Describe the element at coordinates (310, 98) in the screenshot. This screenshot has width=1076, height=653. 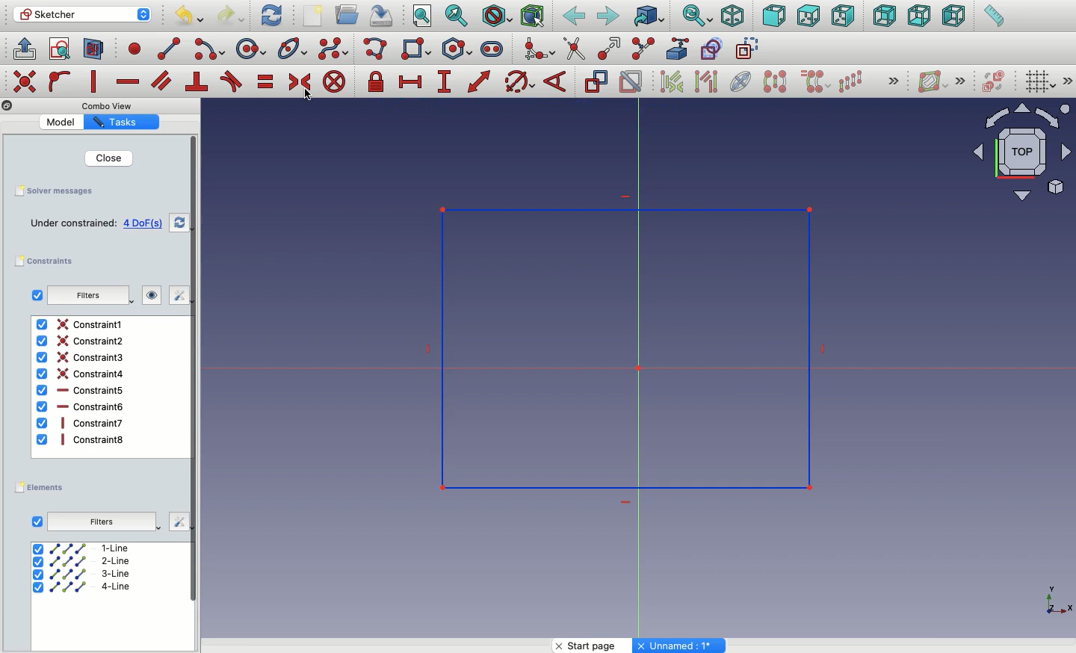
I see `Cursor` at that location.